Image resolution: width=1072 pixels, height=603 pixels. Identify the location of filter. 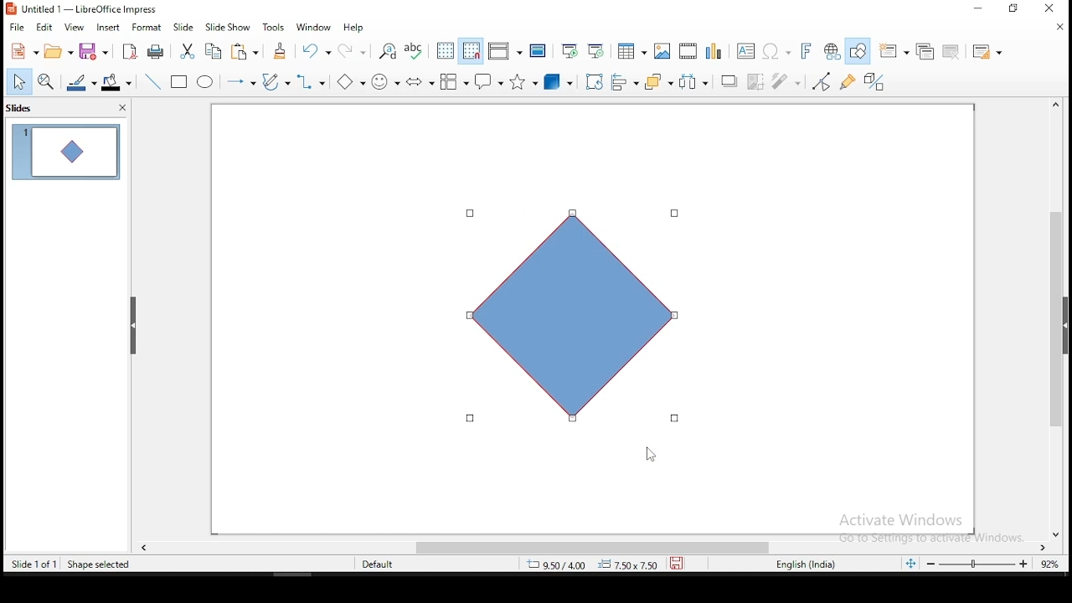
(788, 82).